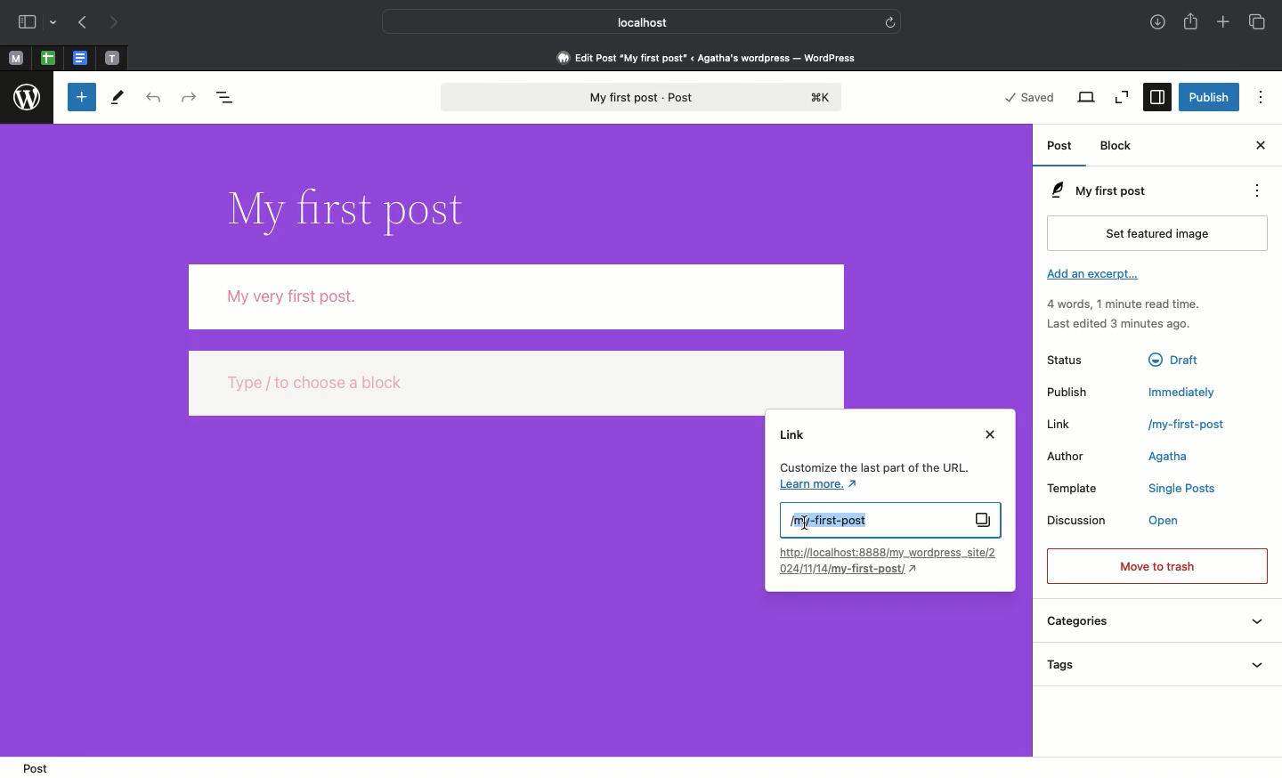 The height and width of the screenshot is (778, 1282). I want to click on Settings selected, so click(1156, 97).